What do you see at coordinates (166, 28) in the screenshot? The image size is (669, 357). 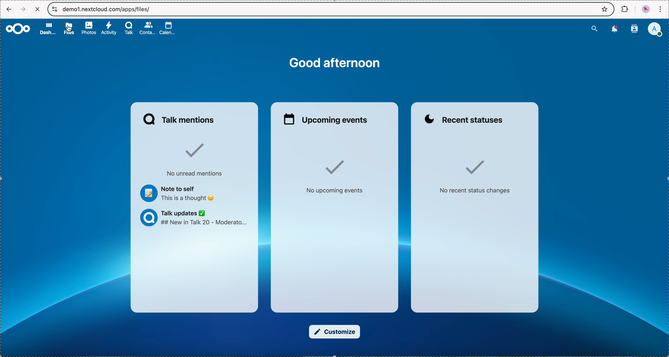 I see `calendar` at bounding box center [166, 28].